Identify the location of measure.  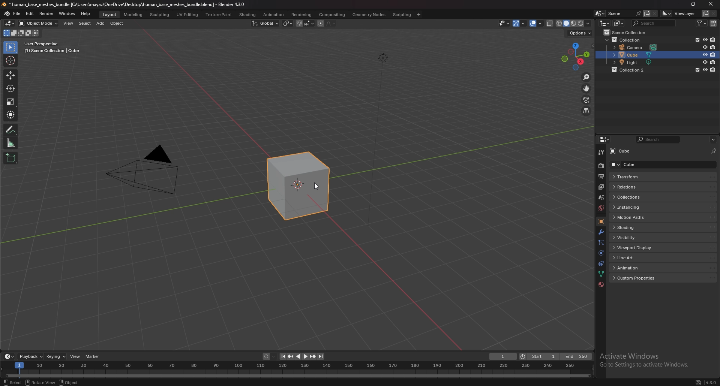
(10, 143).